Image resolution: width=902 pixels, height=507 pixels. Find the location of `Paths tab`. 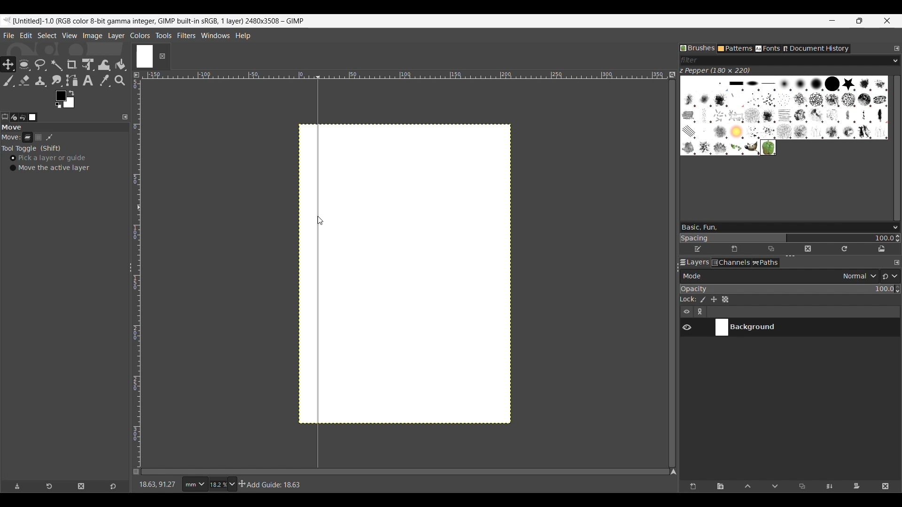

Paths tab is located at coordinates (766, 262).